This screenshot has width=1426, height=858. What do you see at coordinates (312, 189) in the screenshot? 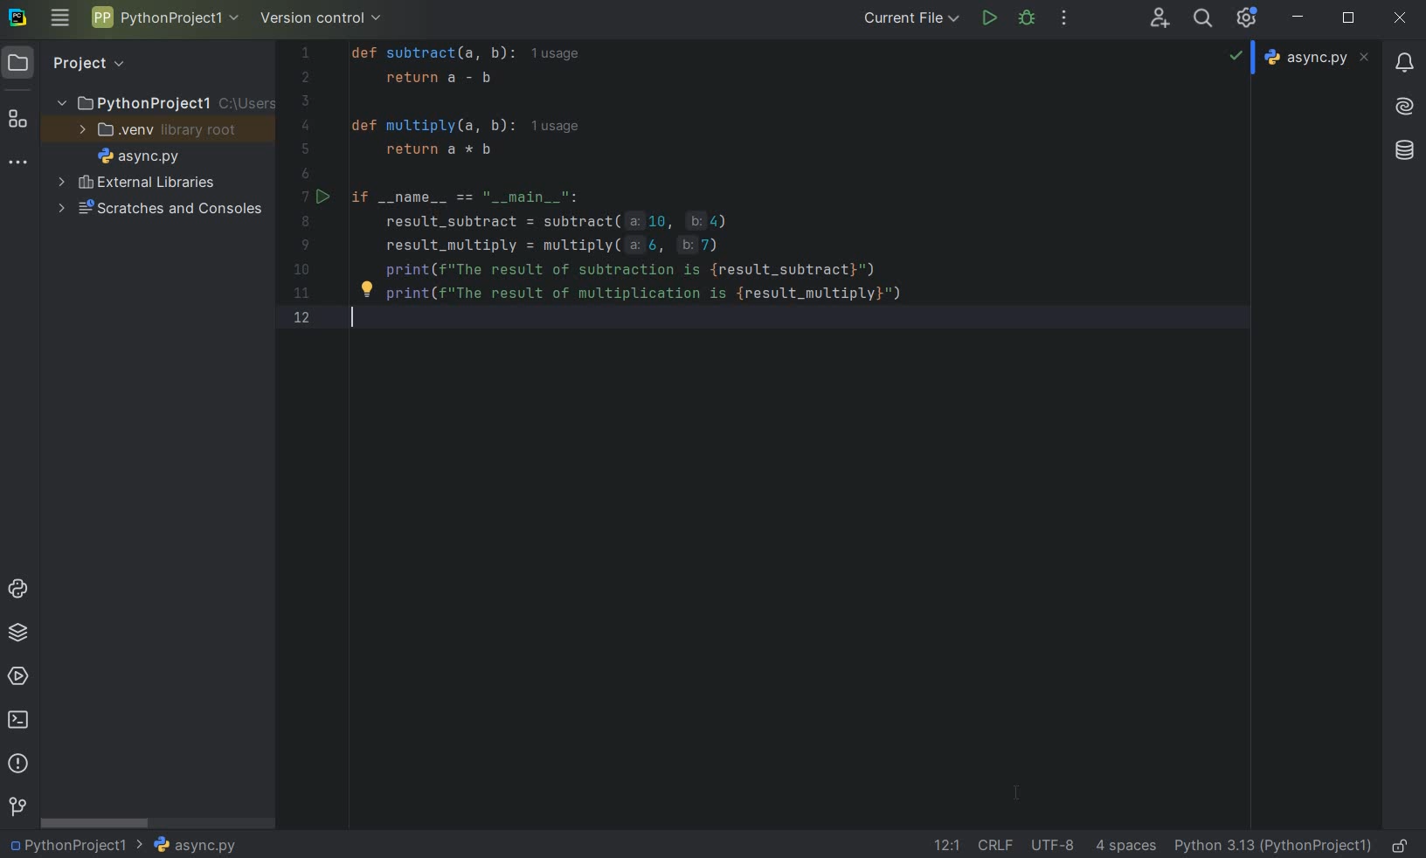
I see `line number` at bounding box center [312, 189].